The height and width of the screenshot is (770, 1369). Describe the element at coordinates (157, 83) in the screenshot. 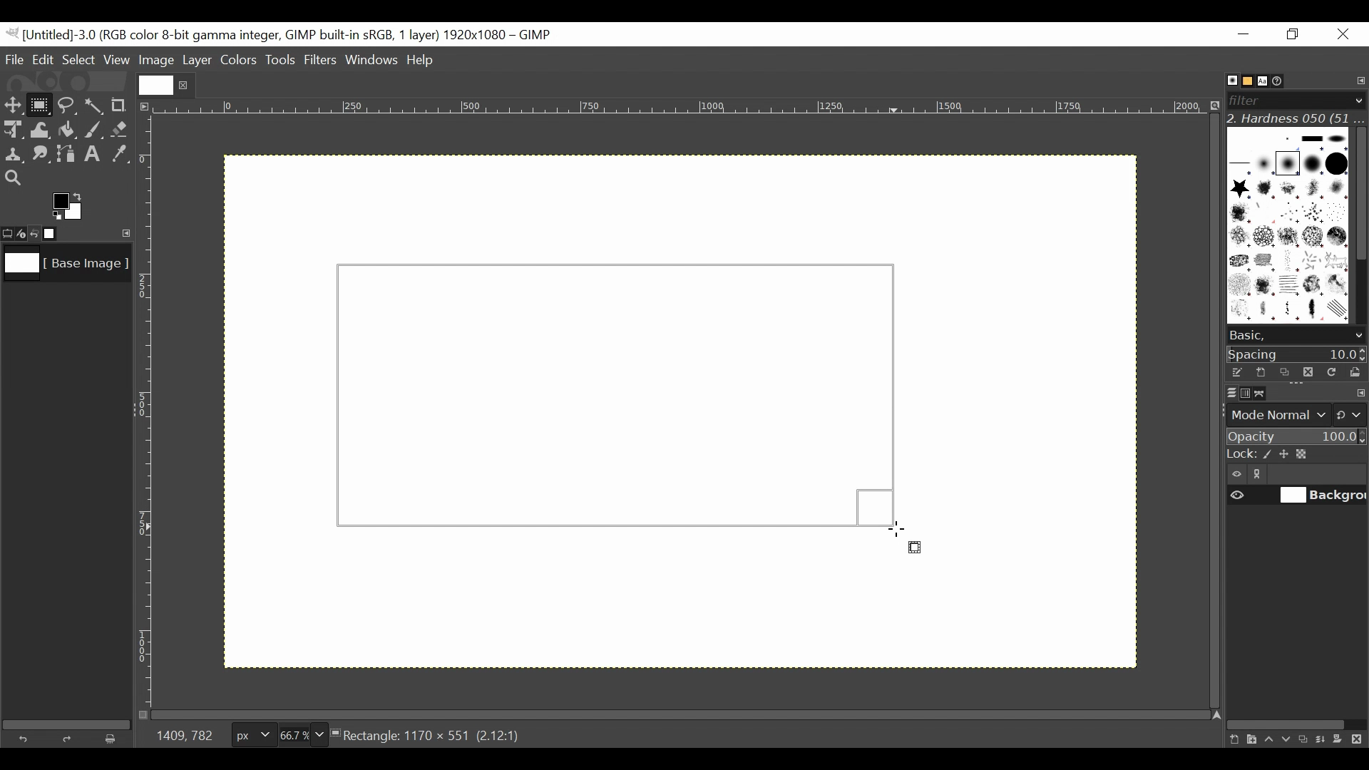

I see `Current file` at that location.